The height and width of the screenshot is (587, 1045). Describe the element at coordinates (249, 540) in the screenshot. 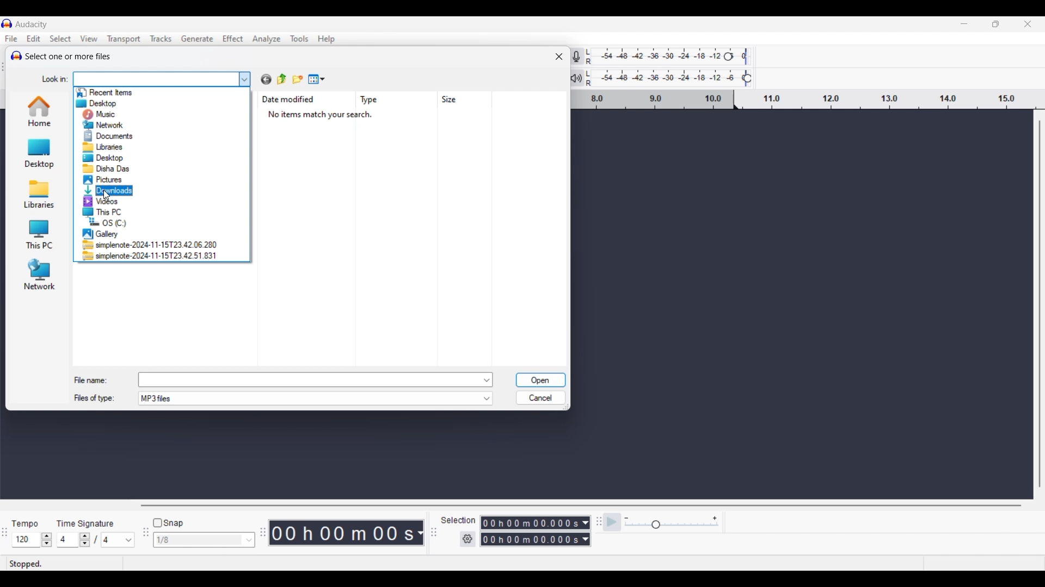

I see `Snap options` at that location.